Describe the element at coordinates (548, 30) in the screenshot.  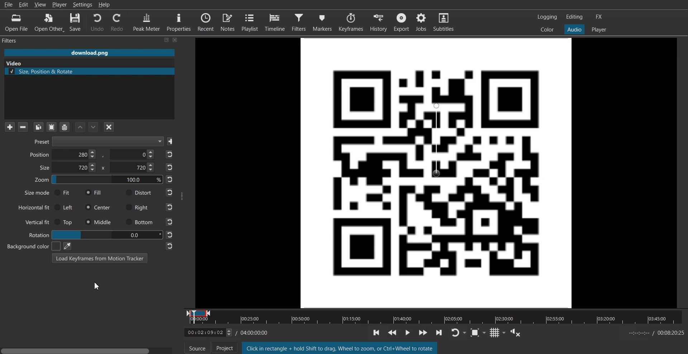
I see `Switch to the color layout` at that location.